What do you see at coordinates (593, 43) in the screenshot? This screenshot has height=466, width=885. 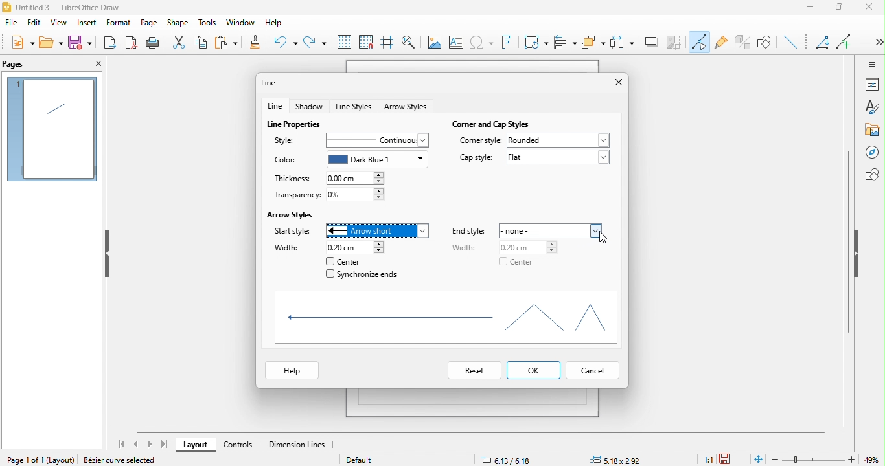 I see `arrange` at bounding box center [593, 43].